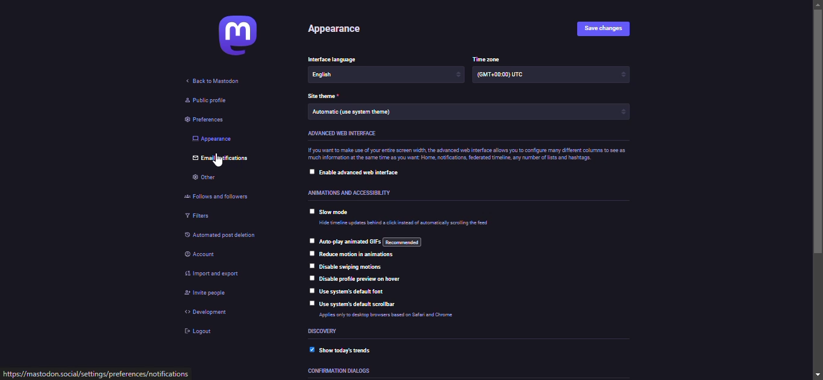 The height and width of the screenshot is (380, 823). I want to click on development, so click(209, 312).